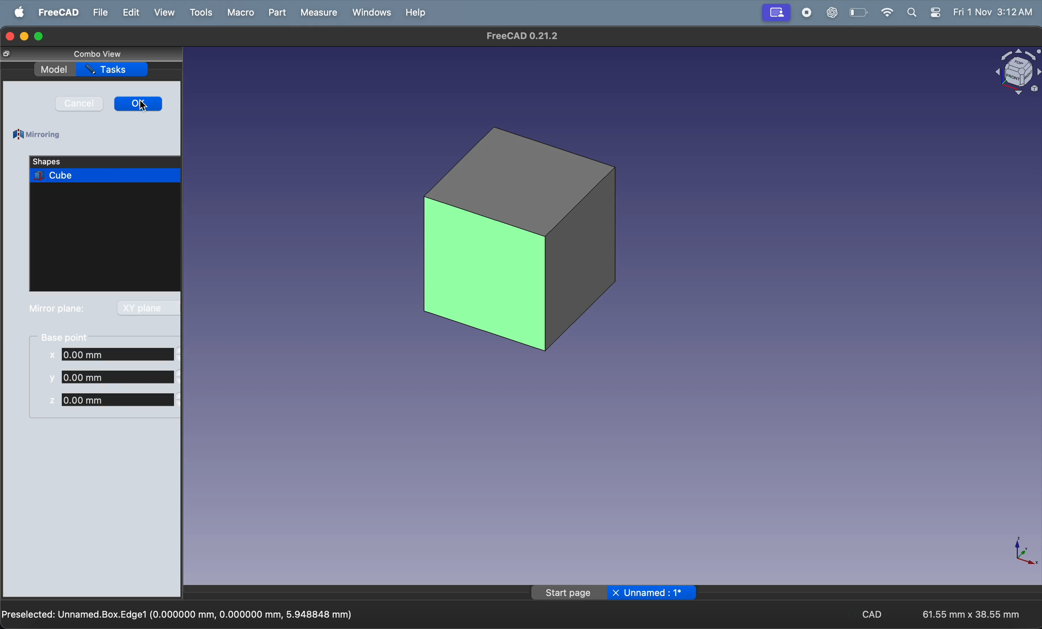 The height and width of the screenshot is (629, 1042). What do you see at coordinates (143, 107) in the screenshot?
I see `cursor` at bounding box center [143, 107].